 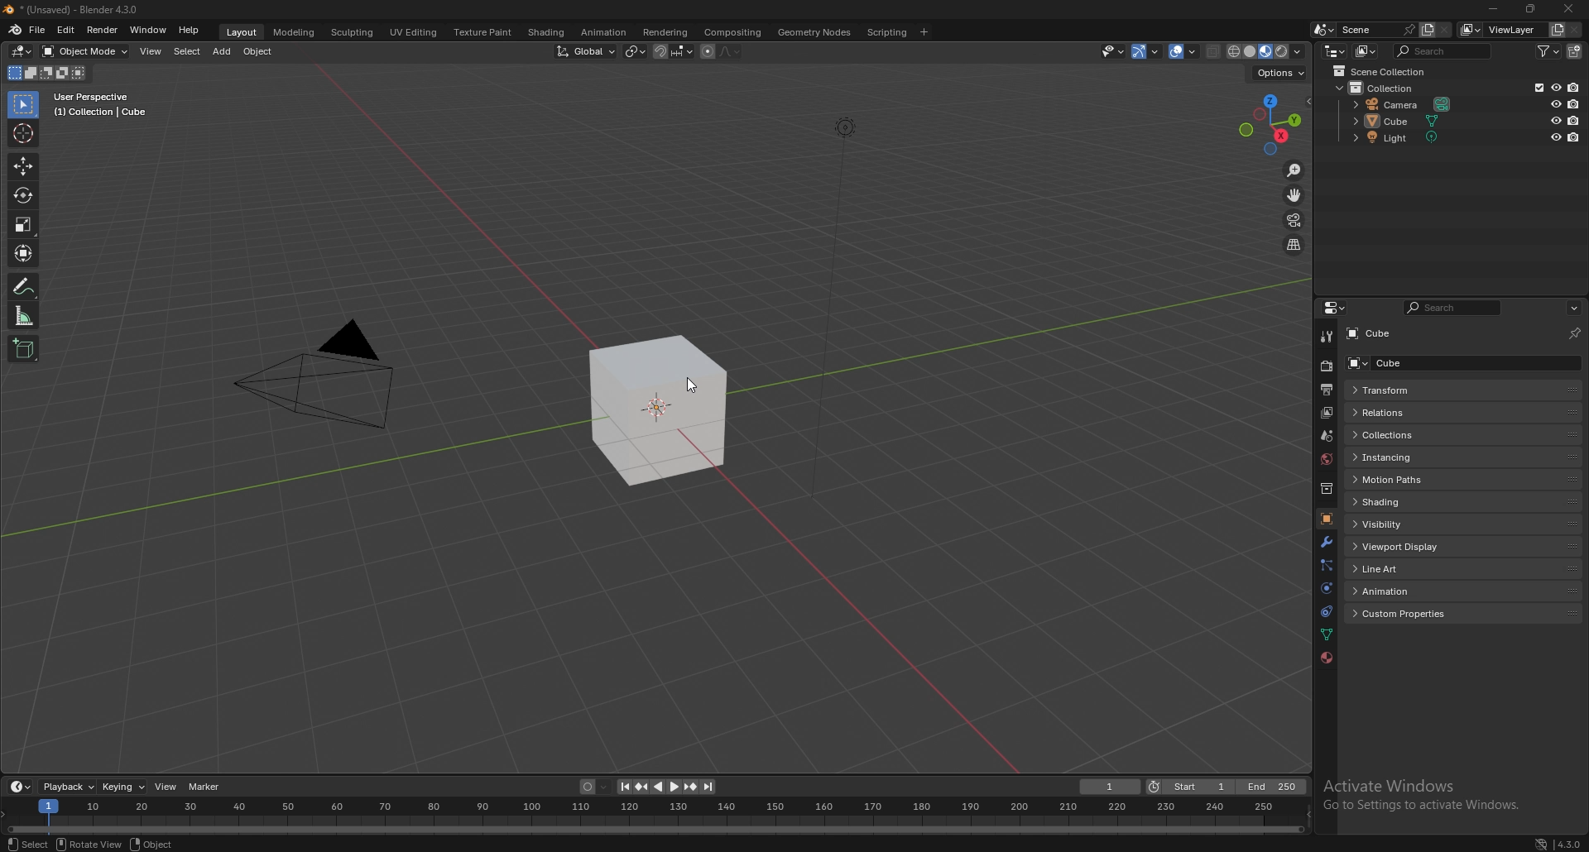 I want to click on options, so click(x=1574, y=308).